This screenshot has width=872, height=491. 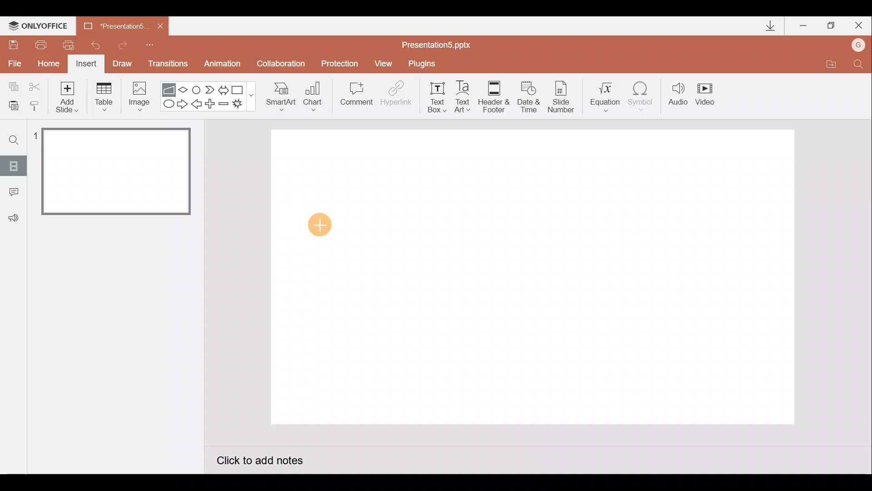 What do you see at coordinates (184, 90) in the screenshot?
I see `Flow chart-decision` at bounding box center [184, 90].